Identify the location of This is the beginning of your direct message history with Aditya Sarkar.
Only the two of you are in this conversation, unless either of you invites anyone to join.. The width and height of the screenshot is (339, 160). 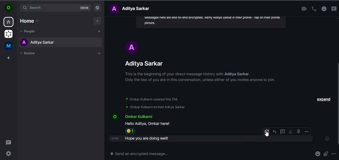
(201, 77).